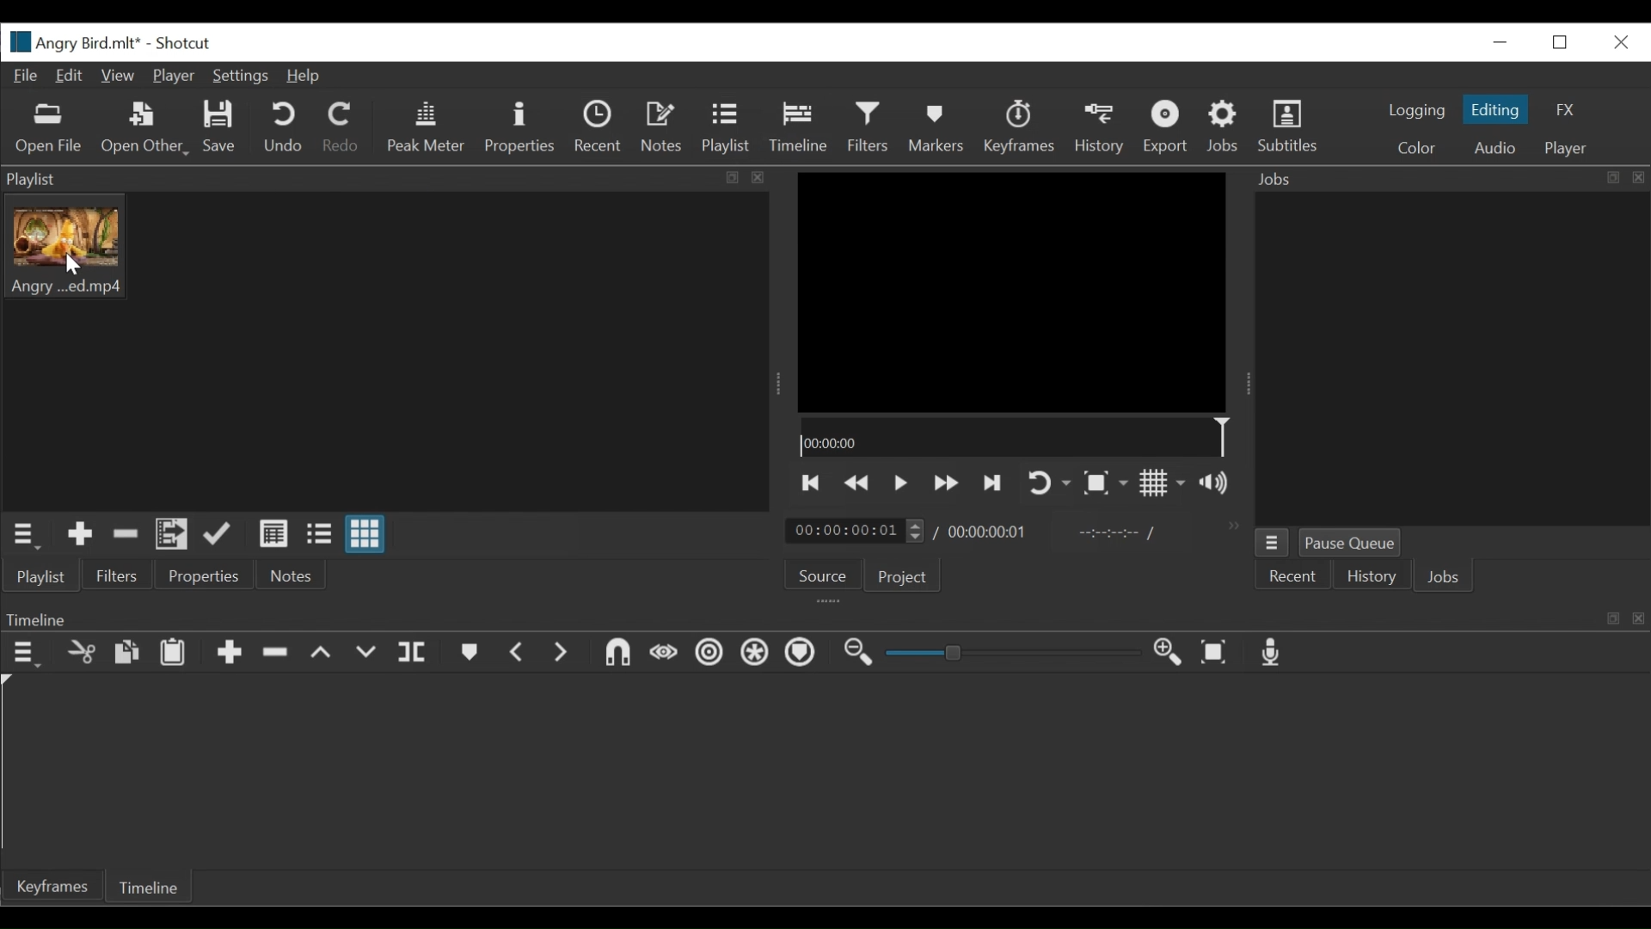 The height and width of the screenshot is (929, 1651). What do you see at coordinates (901, 485) in the screenshot?
I see `Toggle play or pause` at bounding box center [901, 485].